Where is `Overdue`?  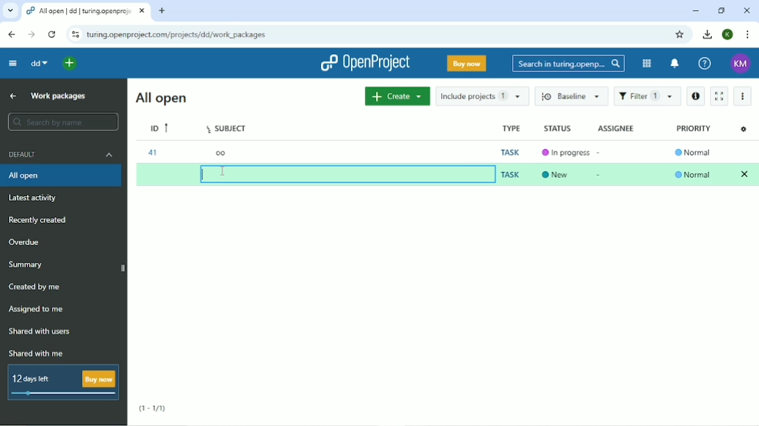 Overdue is located at coordinates (24, 241).